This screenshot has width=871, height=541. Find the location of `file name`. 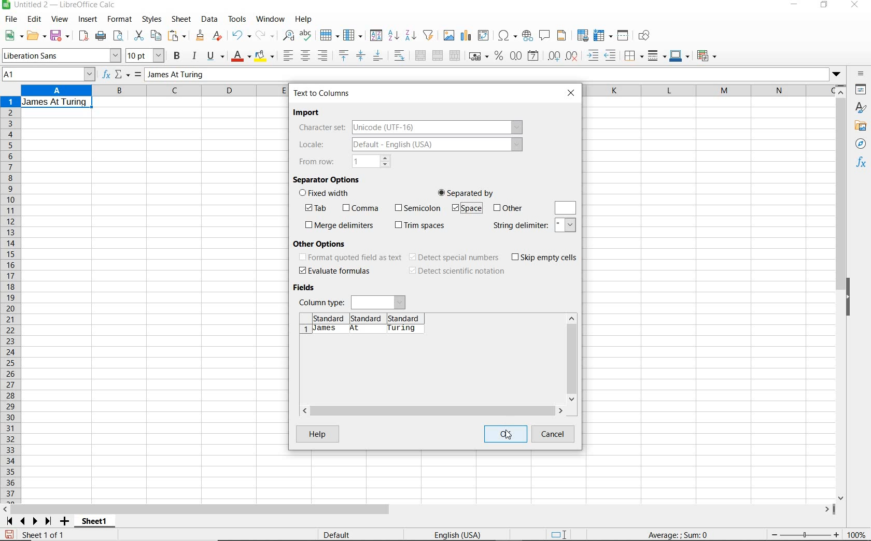

file name is located at coordinates (61, 5).